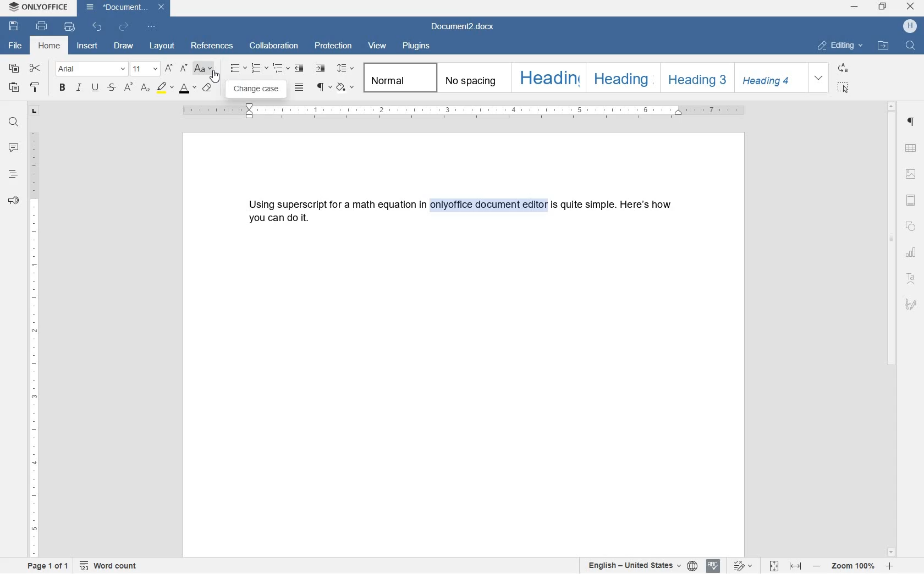 The width and height of the screenshot is (924, 574). I want to click on paragraph settings, so click(911, 123).